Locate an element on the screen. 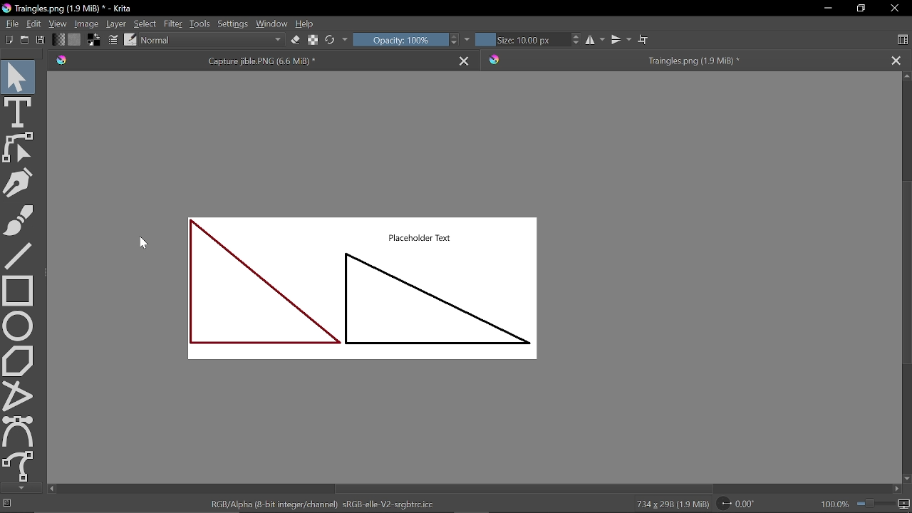 Image resolution: width=912 pixels, height=513 pixels. Close tab is located at coordinates (900, 59).